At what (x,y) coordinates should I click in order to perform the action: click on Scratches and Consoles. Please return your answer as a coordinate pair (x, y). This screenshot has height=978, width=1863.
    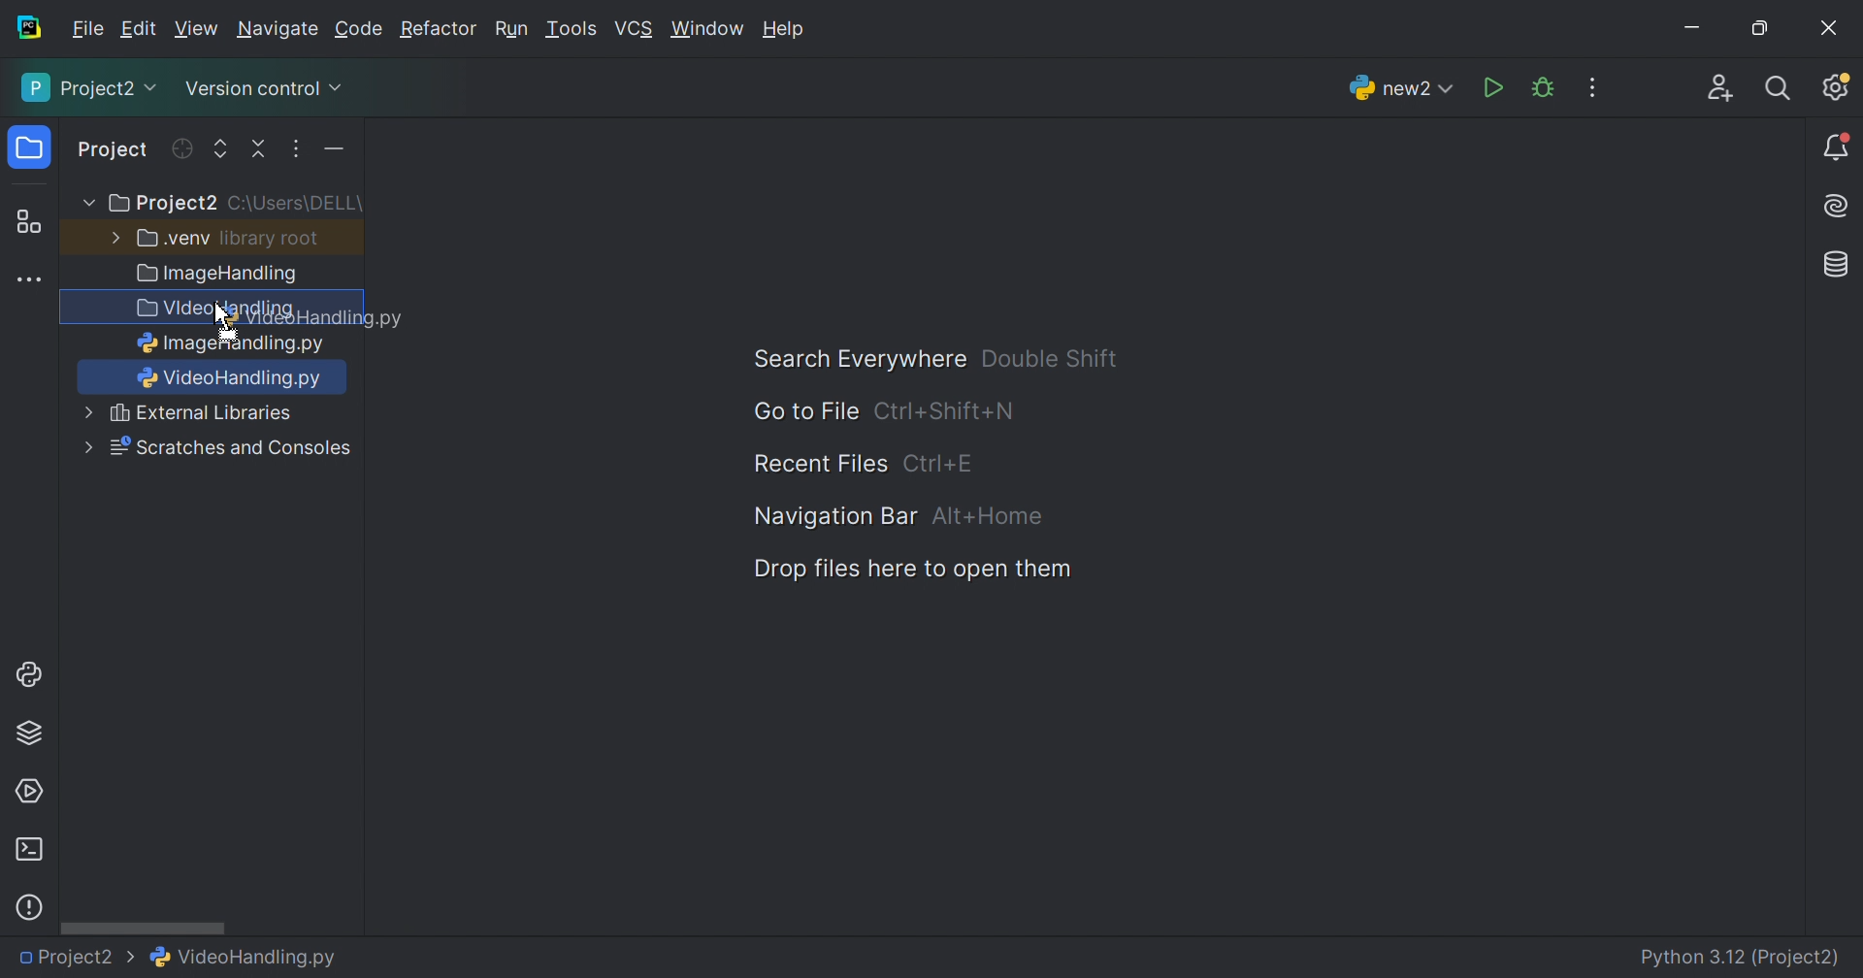
    Looking at the image, I should click on (231, 448).